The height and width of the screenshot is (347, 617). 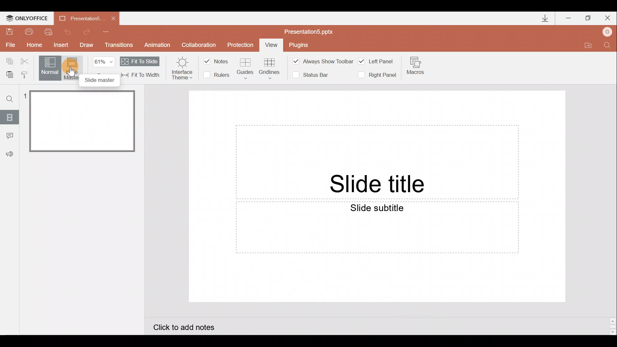 I want to click on ONLYOFFICE, so click(x=27, y=17).